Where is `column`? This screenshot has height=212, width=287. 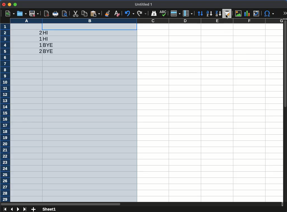 column is located at coordinates (146, 21).